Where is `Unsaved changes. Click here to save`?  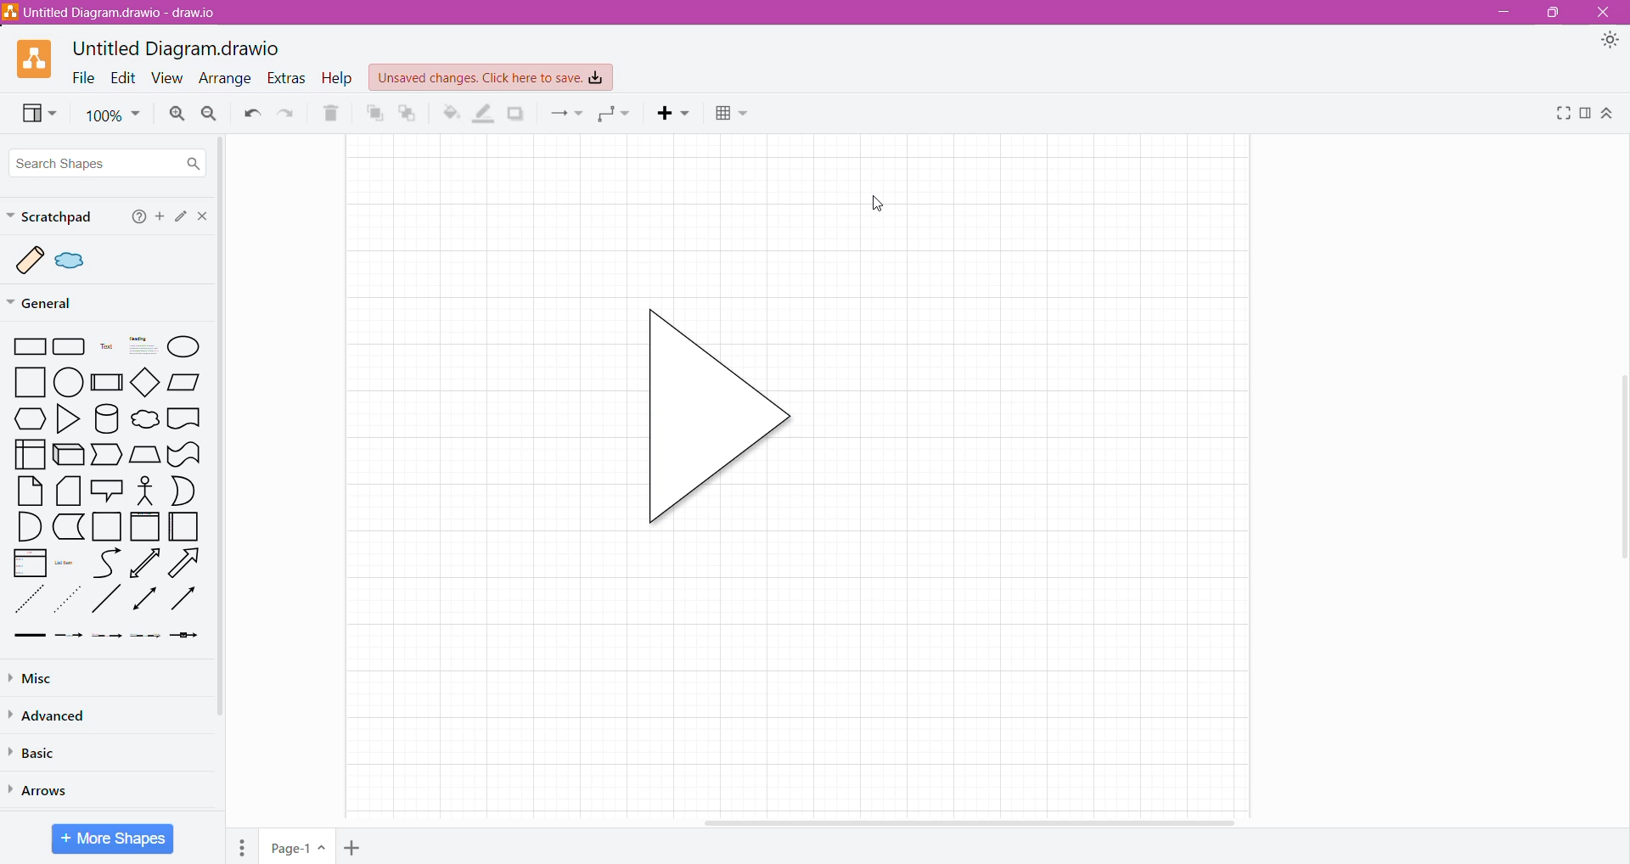
Unsaved changes. Click here to save is located at coordinates (490, 78).